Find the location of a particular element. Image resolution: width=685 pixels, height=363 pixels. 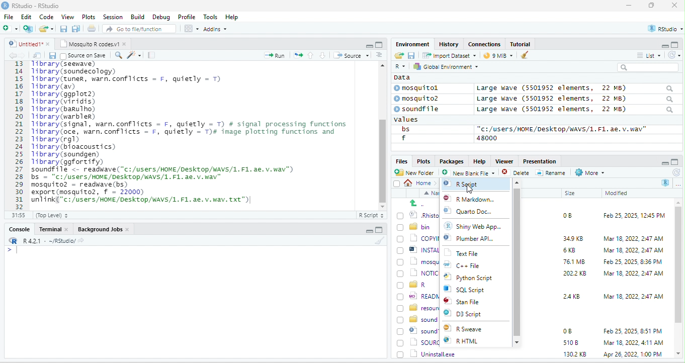

sort is located at coordinates (379, 54).